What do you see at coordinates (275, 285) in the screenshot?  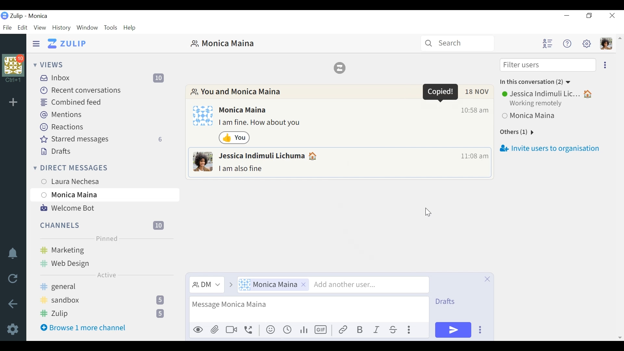 I see `Monica Maina` at bounding box center [275, 285].